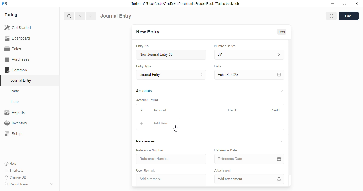 The image size is (363, 191). Describe the element at coordinates (11, 15) in the screenshot. I see `turing` at that location.